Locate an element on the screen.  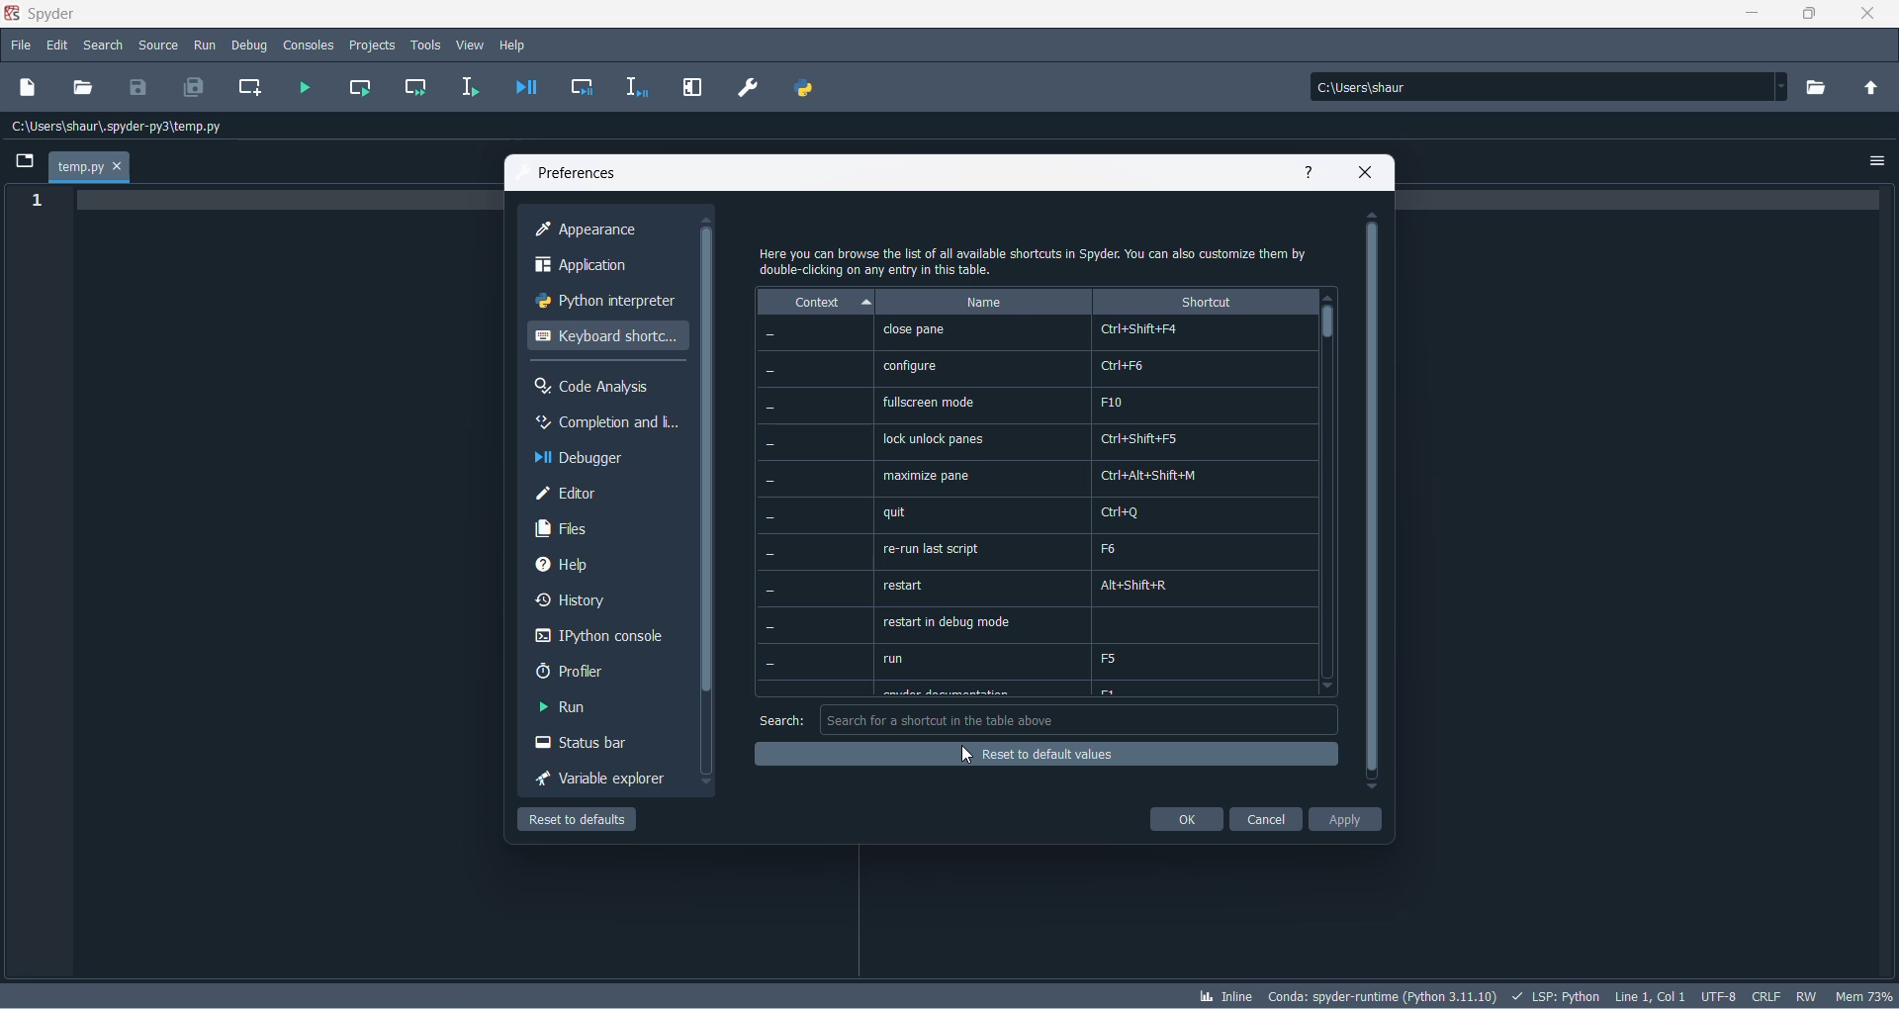
context is located at coordinates (815, 302).